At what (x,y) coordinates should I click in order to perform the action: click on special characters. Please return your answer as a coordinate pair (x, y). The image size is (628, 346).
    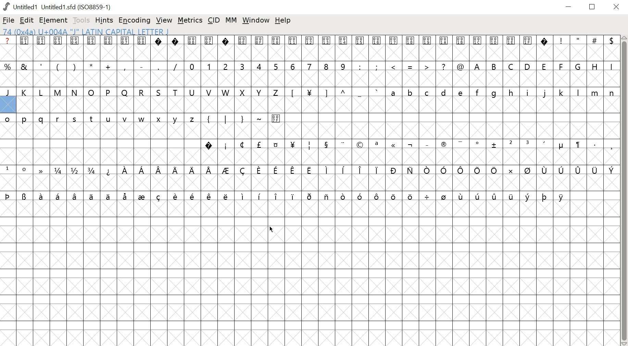
    Looking at the image, I should click on (584, 41).